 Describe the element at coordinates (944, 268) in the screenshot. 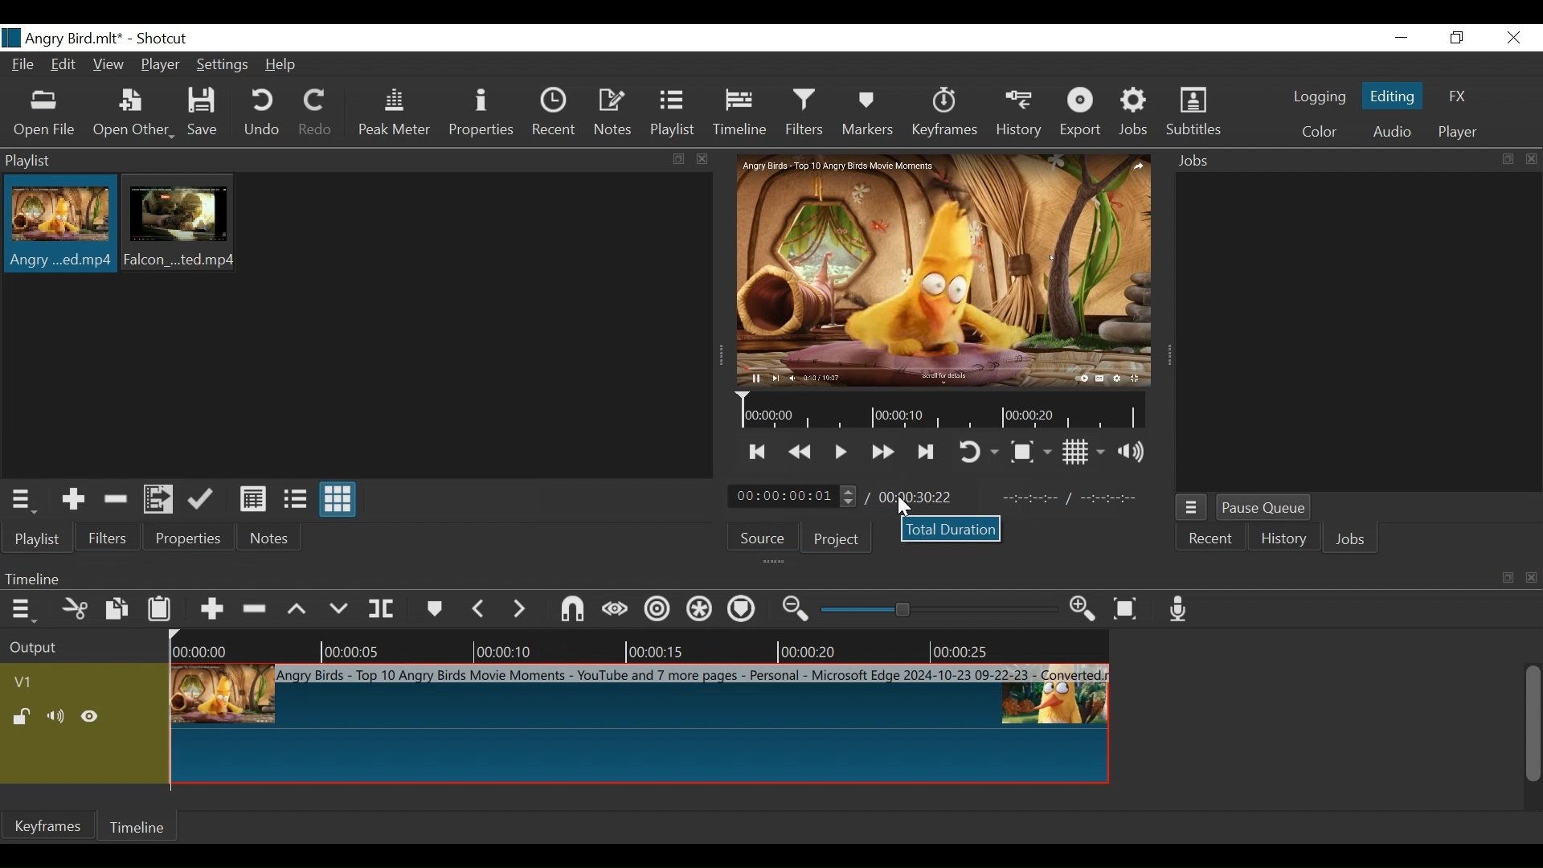

I see `Media Viewer` at that location.